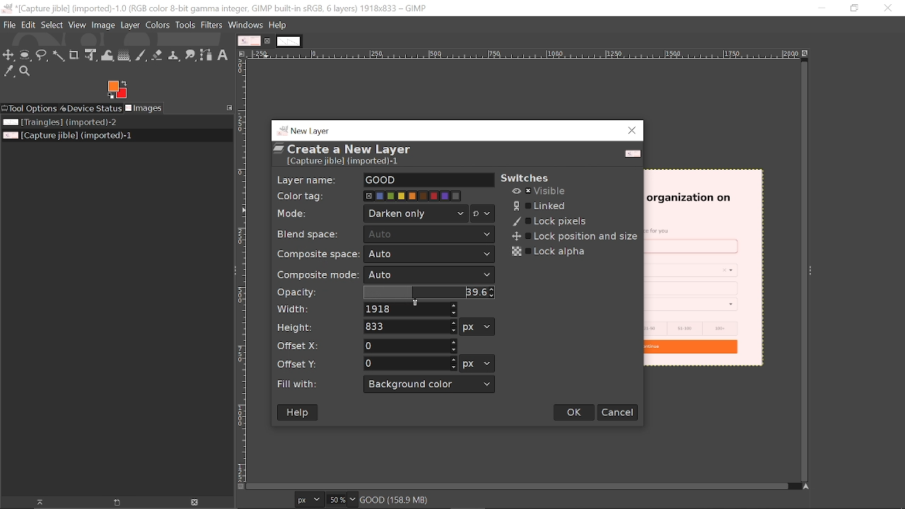  What do you see at coordinates (9, 25) in the screenshot?
I see `File` at bounding box center [9, 25].